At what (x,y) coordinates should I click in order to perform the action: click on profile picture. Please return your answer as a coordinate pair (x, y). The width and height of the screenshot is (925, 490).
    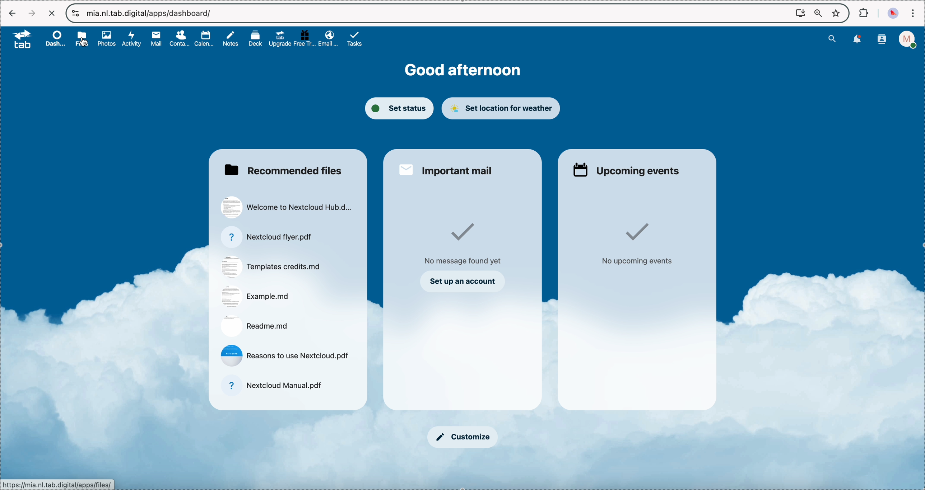
    Looking at the image, I should click on (894, 13).